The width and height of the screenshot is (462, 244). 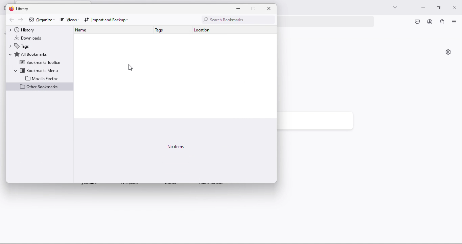 I want to click on settings, so click(x=448, y=53).